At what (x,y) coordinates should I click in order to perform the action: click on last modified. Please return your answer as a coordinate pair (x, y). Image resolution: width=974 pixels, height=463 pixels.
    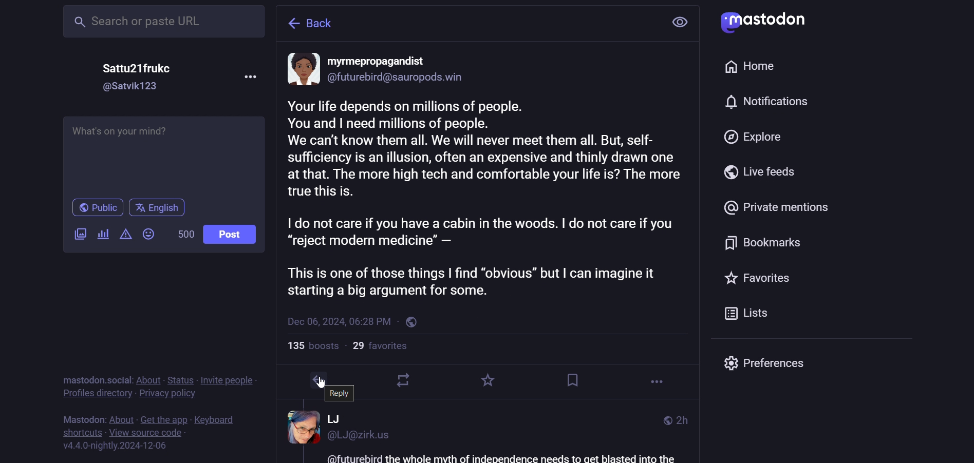
    Looking at the image, I should click on (339, 322).